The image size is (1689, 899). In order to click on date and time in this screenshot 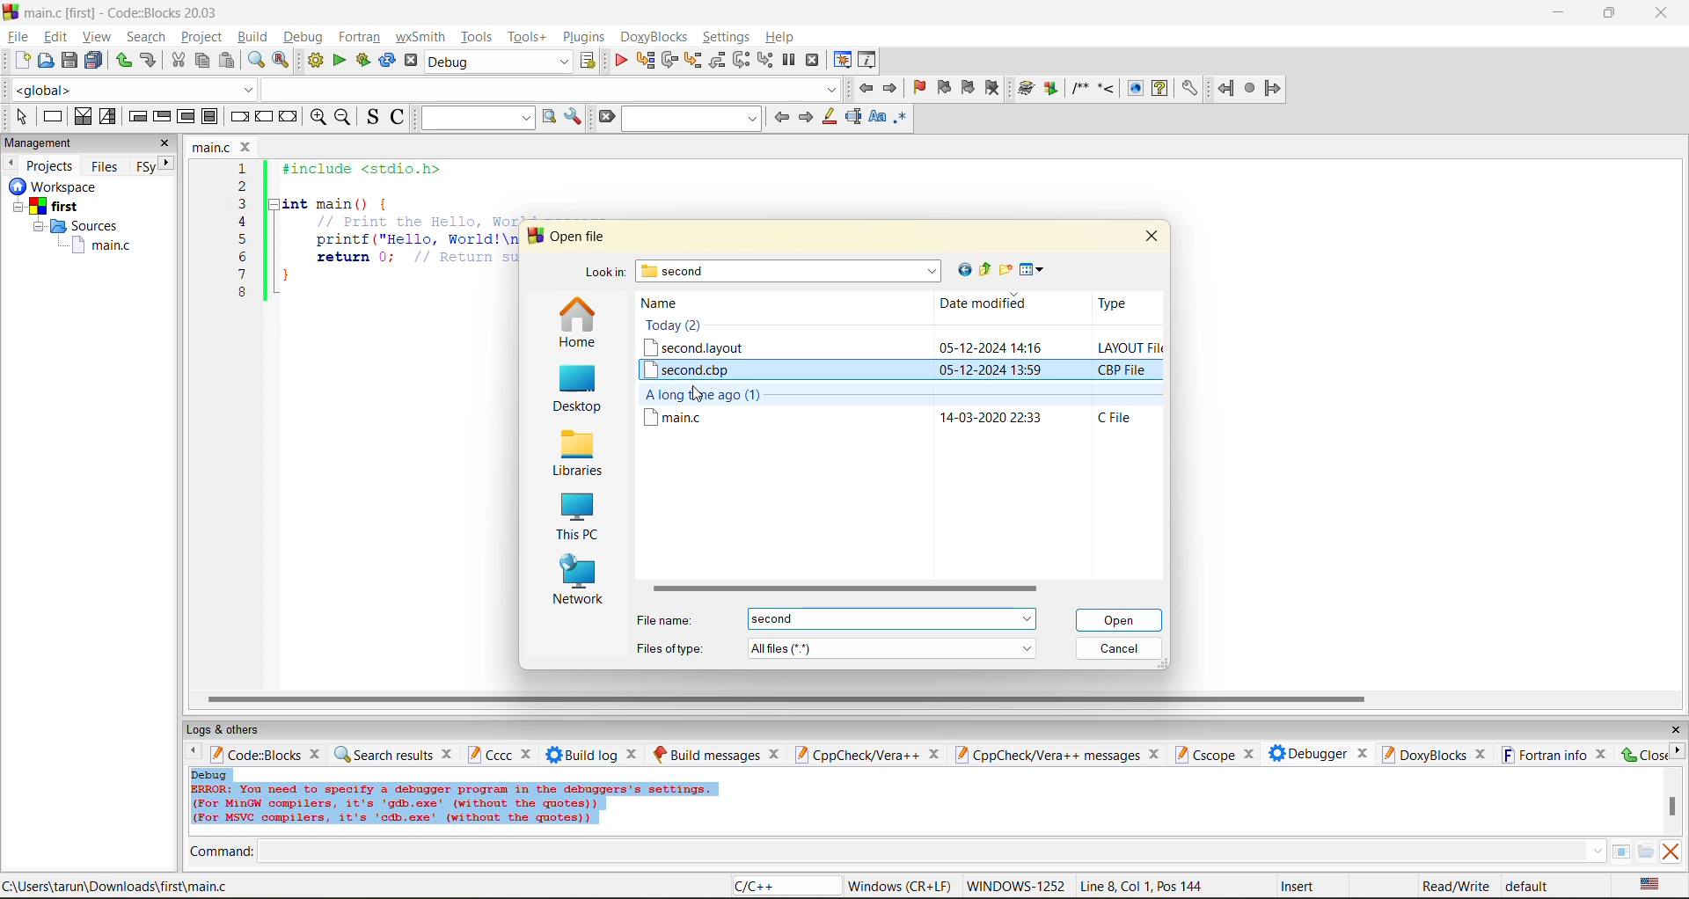, I will do `click(990, 370)`.